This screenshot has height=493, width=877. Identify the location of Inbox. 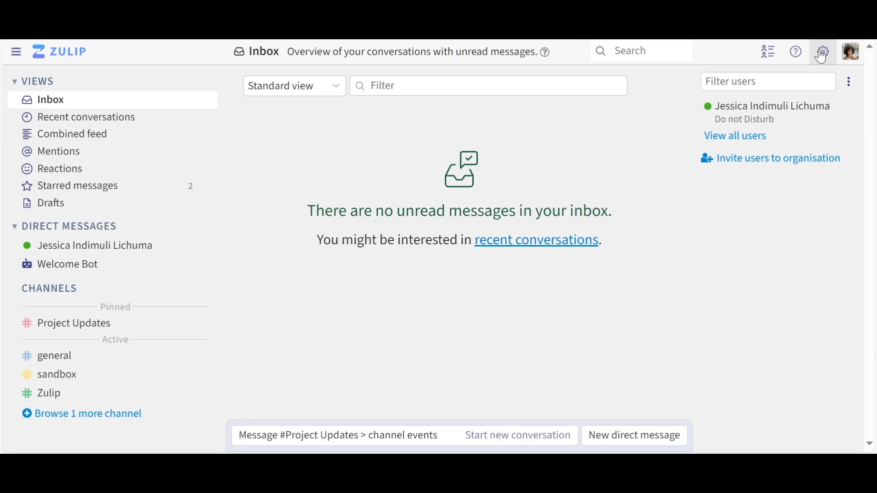
(42, 100).